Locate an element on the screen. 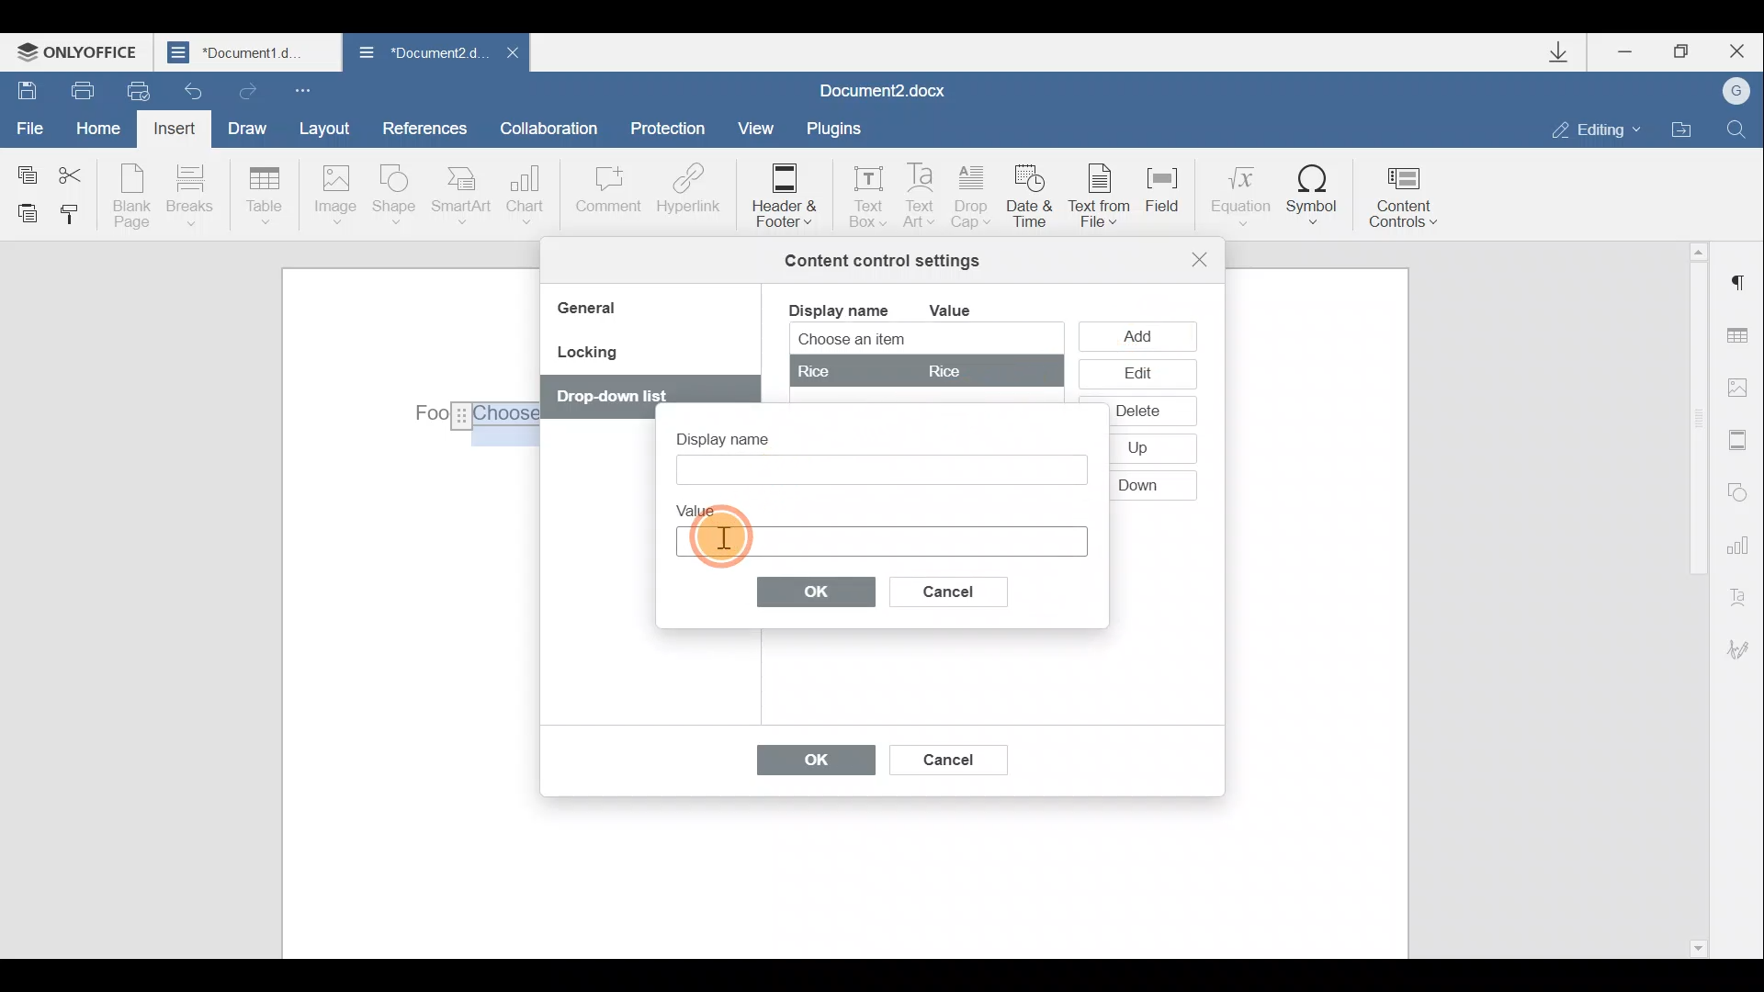 The height and width of the screenshot is (992, 1764). Close is located at coordinates (1735, 51).